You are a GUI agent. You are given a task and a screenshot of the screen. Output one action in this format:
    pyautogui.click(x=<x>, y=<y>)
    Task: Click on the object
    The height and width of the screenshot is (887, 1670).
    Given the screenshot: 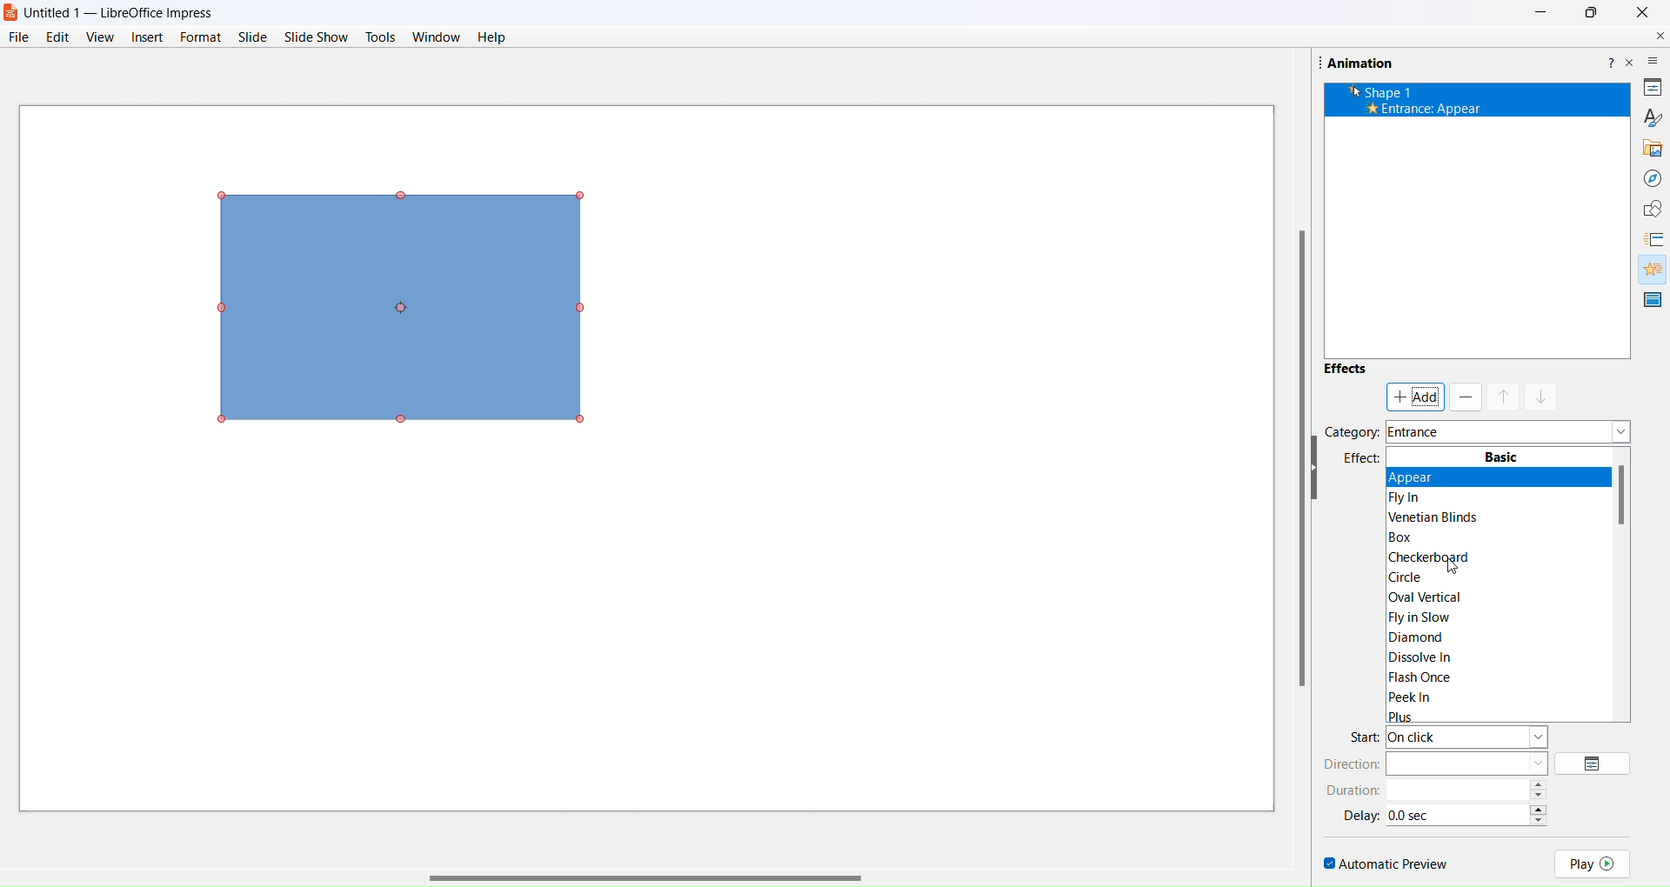 What is the action you would take?
    pyautogui.click(x=413, y=305)
    